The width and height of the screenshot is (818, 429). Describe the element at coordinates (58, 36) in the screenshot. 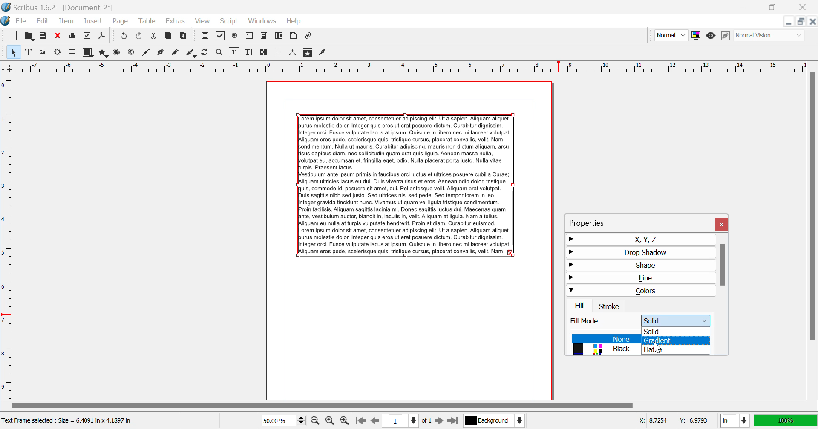

I see `Discard` at that location.